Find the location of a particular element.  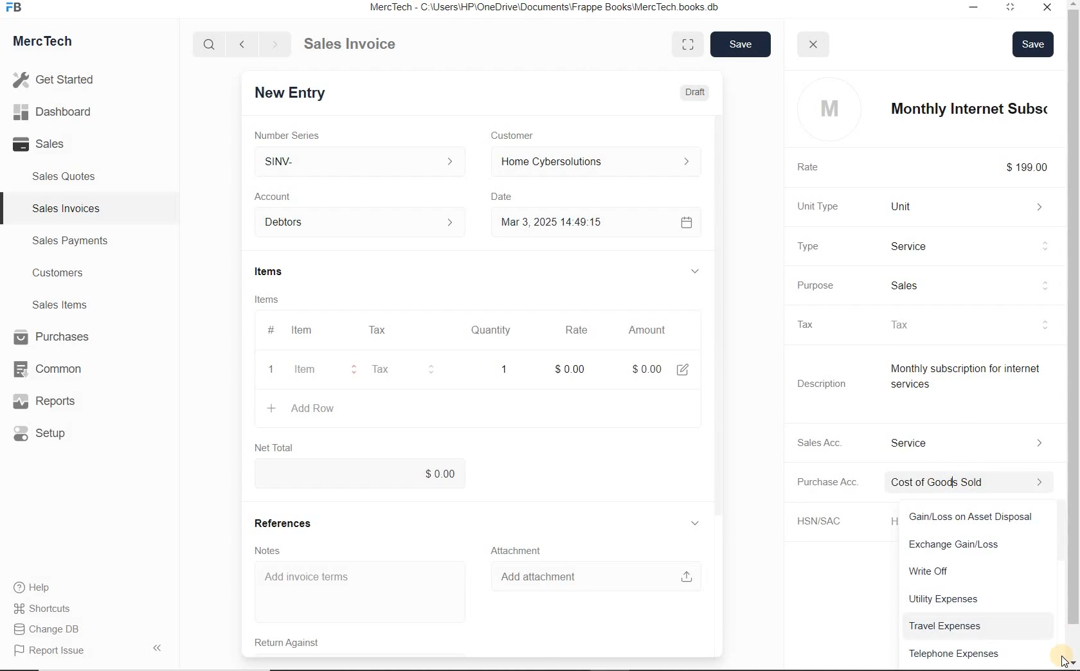

Number Series is located at coordinates (301, 134).